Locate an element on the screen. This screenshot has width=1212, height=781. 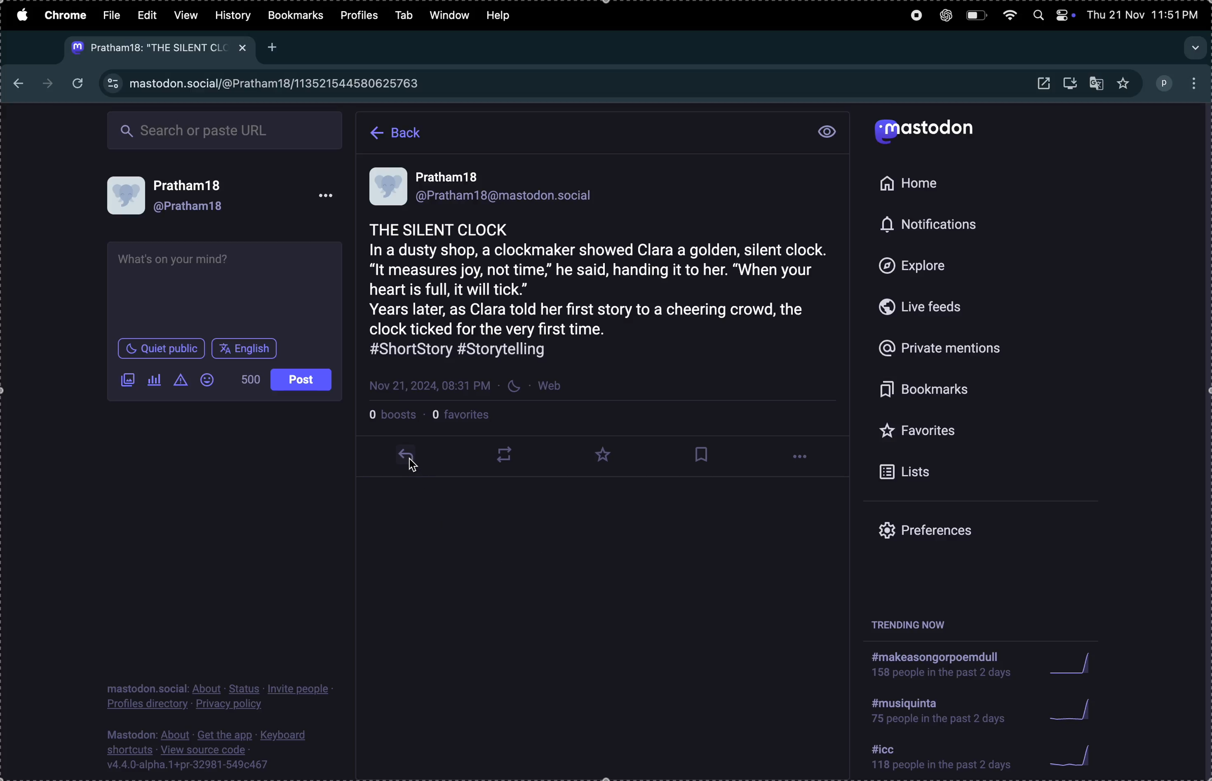
privacy policy is located at coordinates (225, 695).